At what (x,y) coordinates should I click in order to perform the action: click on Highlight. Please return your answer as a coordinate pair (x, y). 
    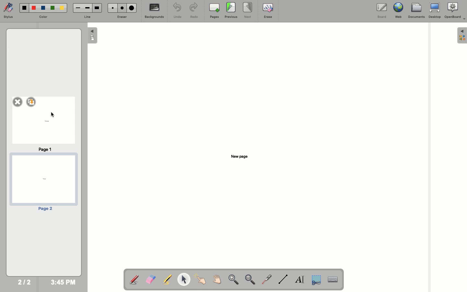
    Looking at the image, I should click on (166, 279).